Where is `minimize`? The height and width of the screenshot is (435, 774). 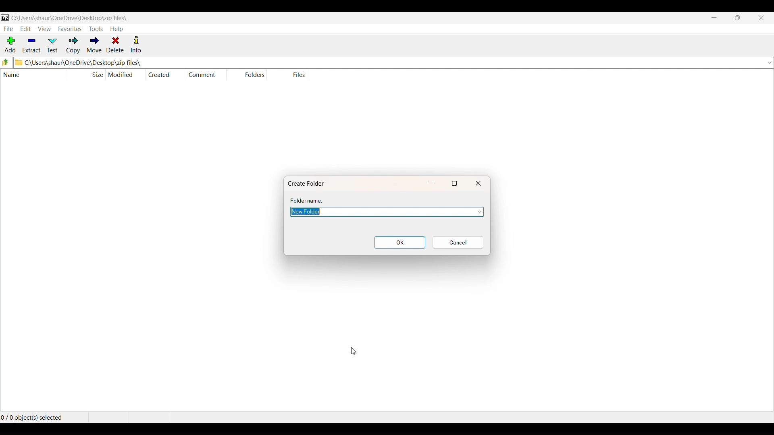
minimize is located at coordinates (433, 182).